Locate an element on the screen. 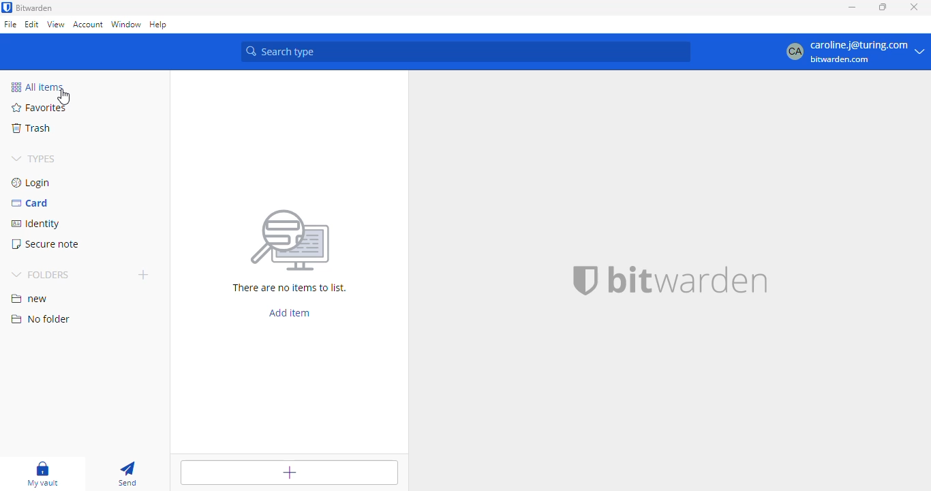 This screenshot has width=931, height=491. maximize is located at coordinates (881, 7).